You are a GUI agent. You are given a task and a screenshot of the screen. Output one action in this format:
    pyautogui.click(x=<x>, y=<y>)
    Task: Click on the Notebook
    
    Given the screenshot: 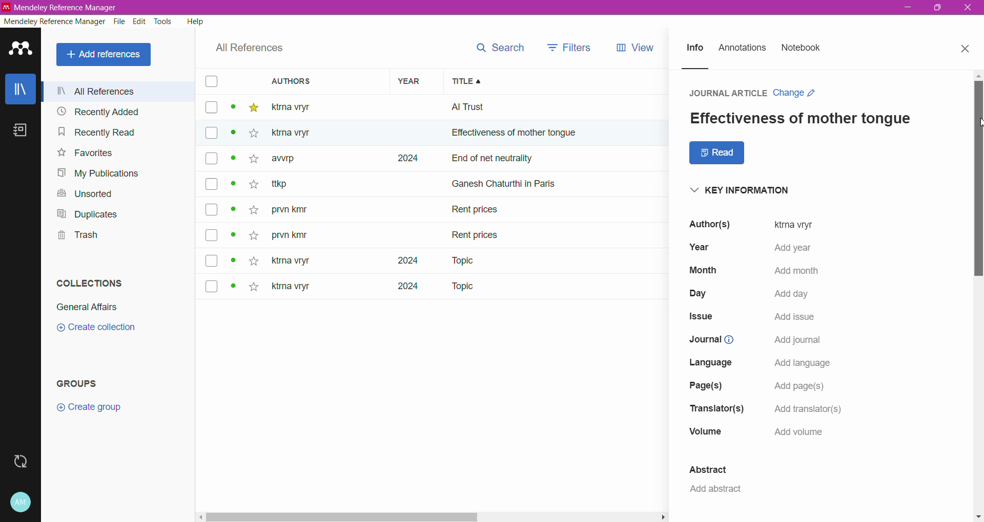 What is the action you would take?
    pyautogui.click(x=20, y=130)
    